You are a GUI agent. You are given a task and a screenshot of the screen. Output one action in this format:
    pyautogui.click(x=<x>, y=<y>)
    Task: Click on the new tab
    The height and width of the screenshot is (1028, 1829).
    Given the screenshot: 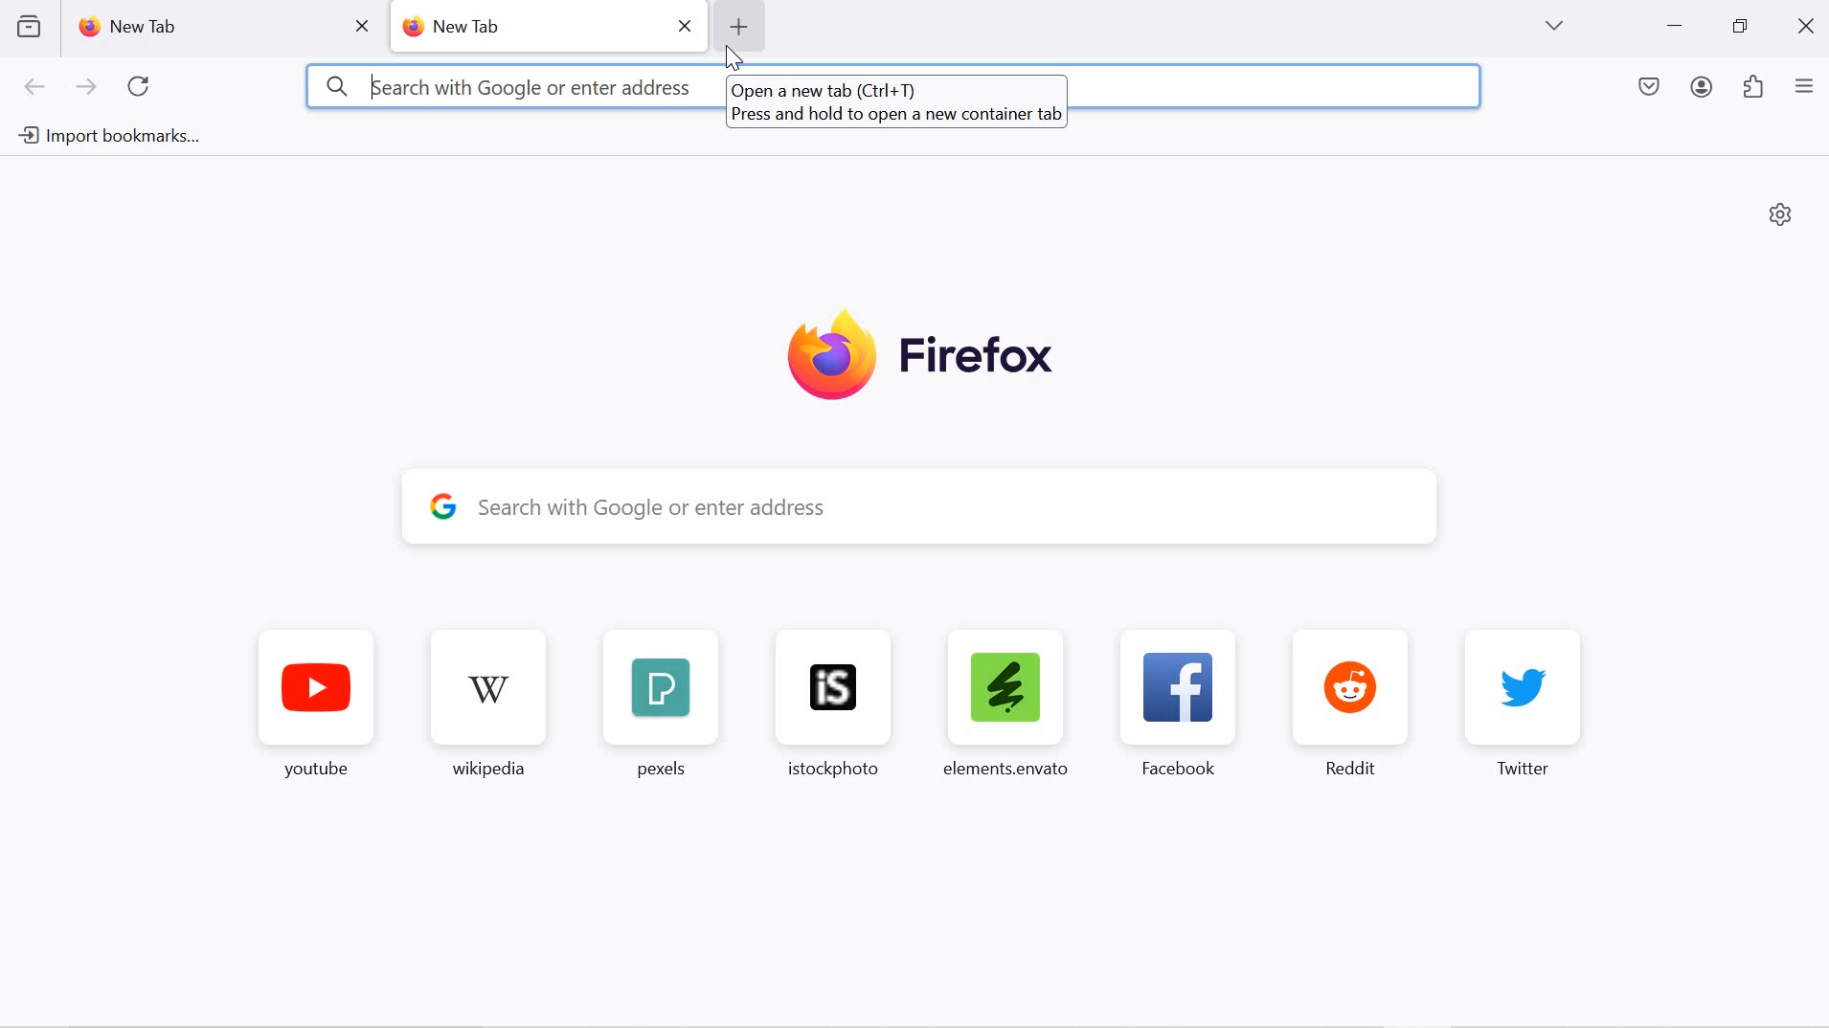 What is the action you would take?
    pyautogui.click(x=128, y=27)
    